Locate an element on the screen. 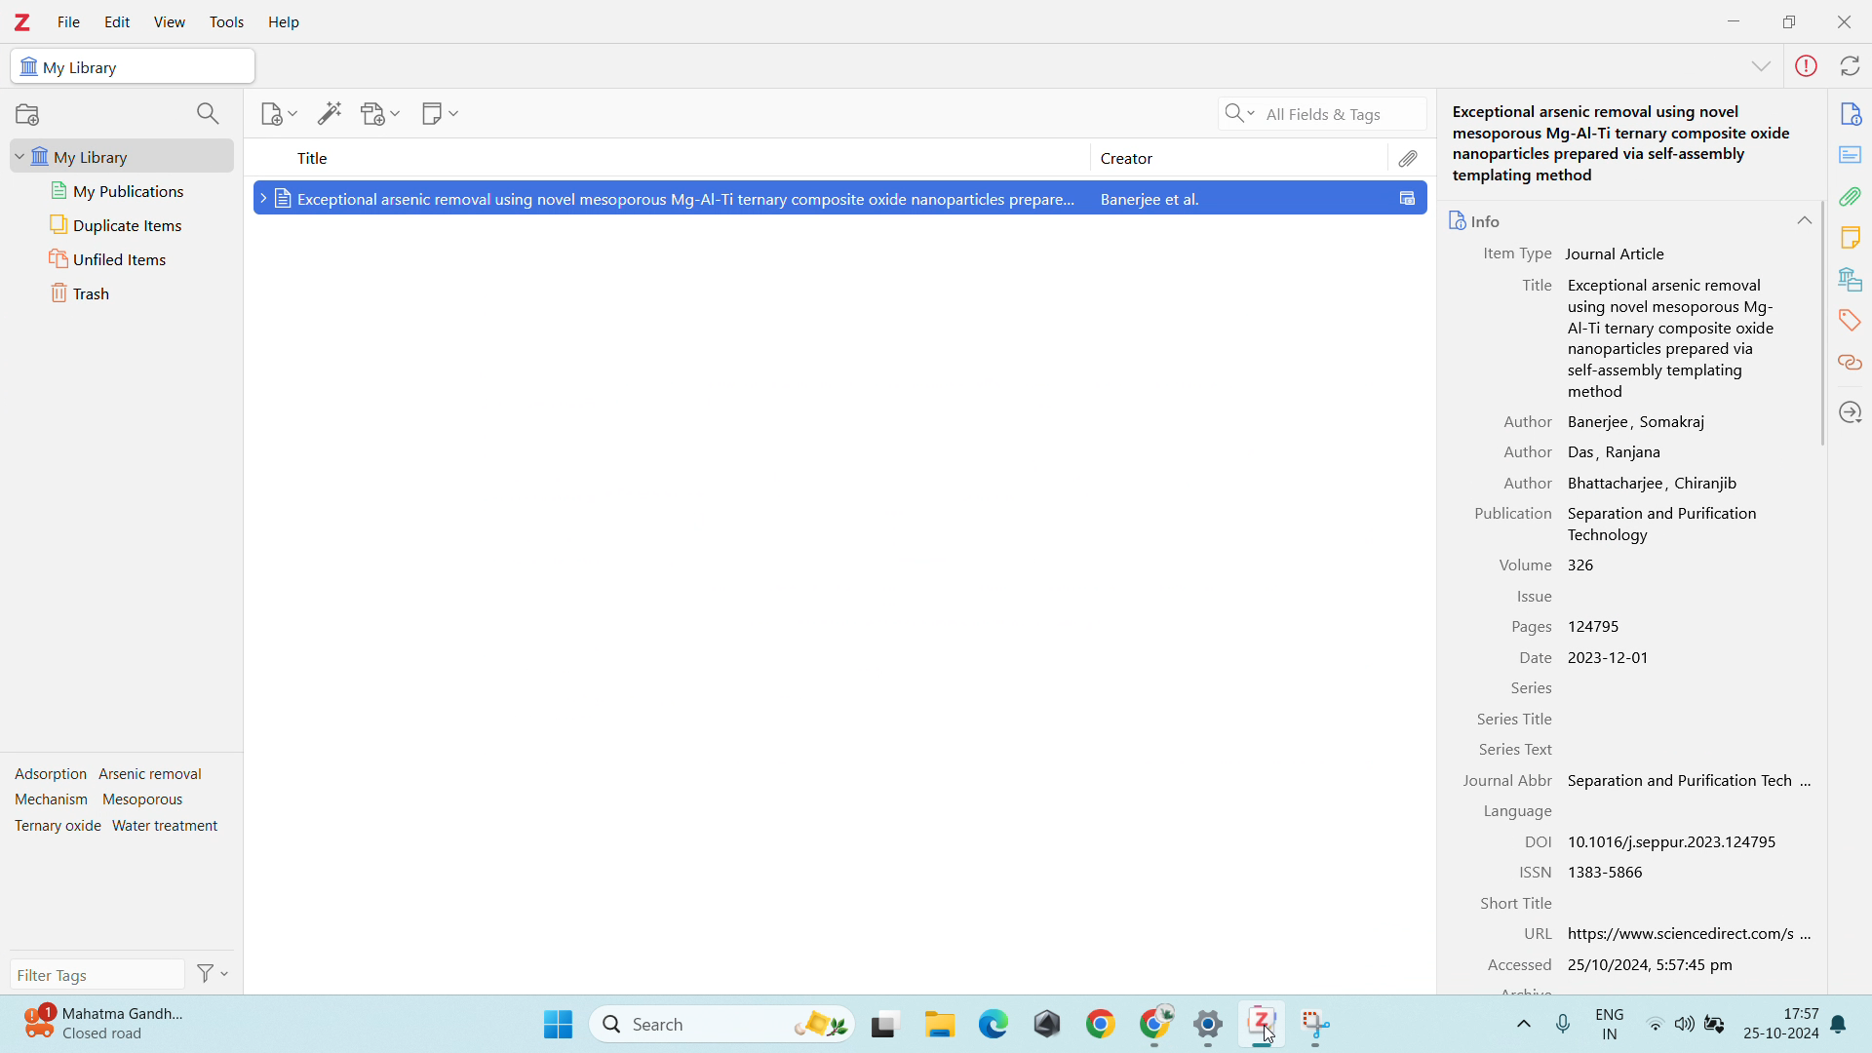 This screenshot has width=1872, height=1053. Author Banerjee, Somakraj is located at coordinates (1601, 422).